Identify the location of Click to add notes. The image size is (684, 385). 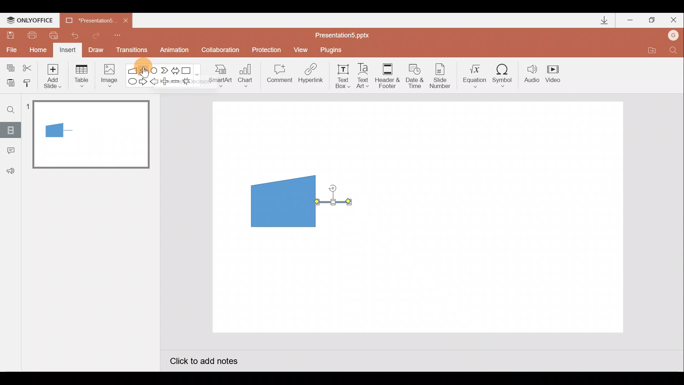
(203, 362).